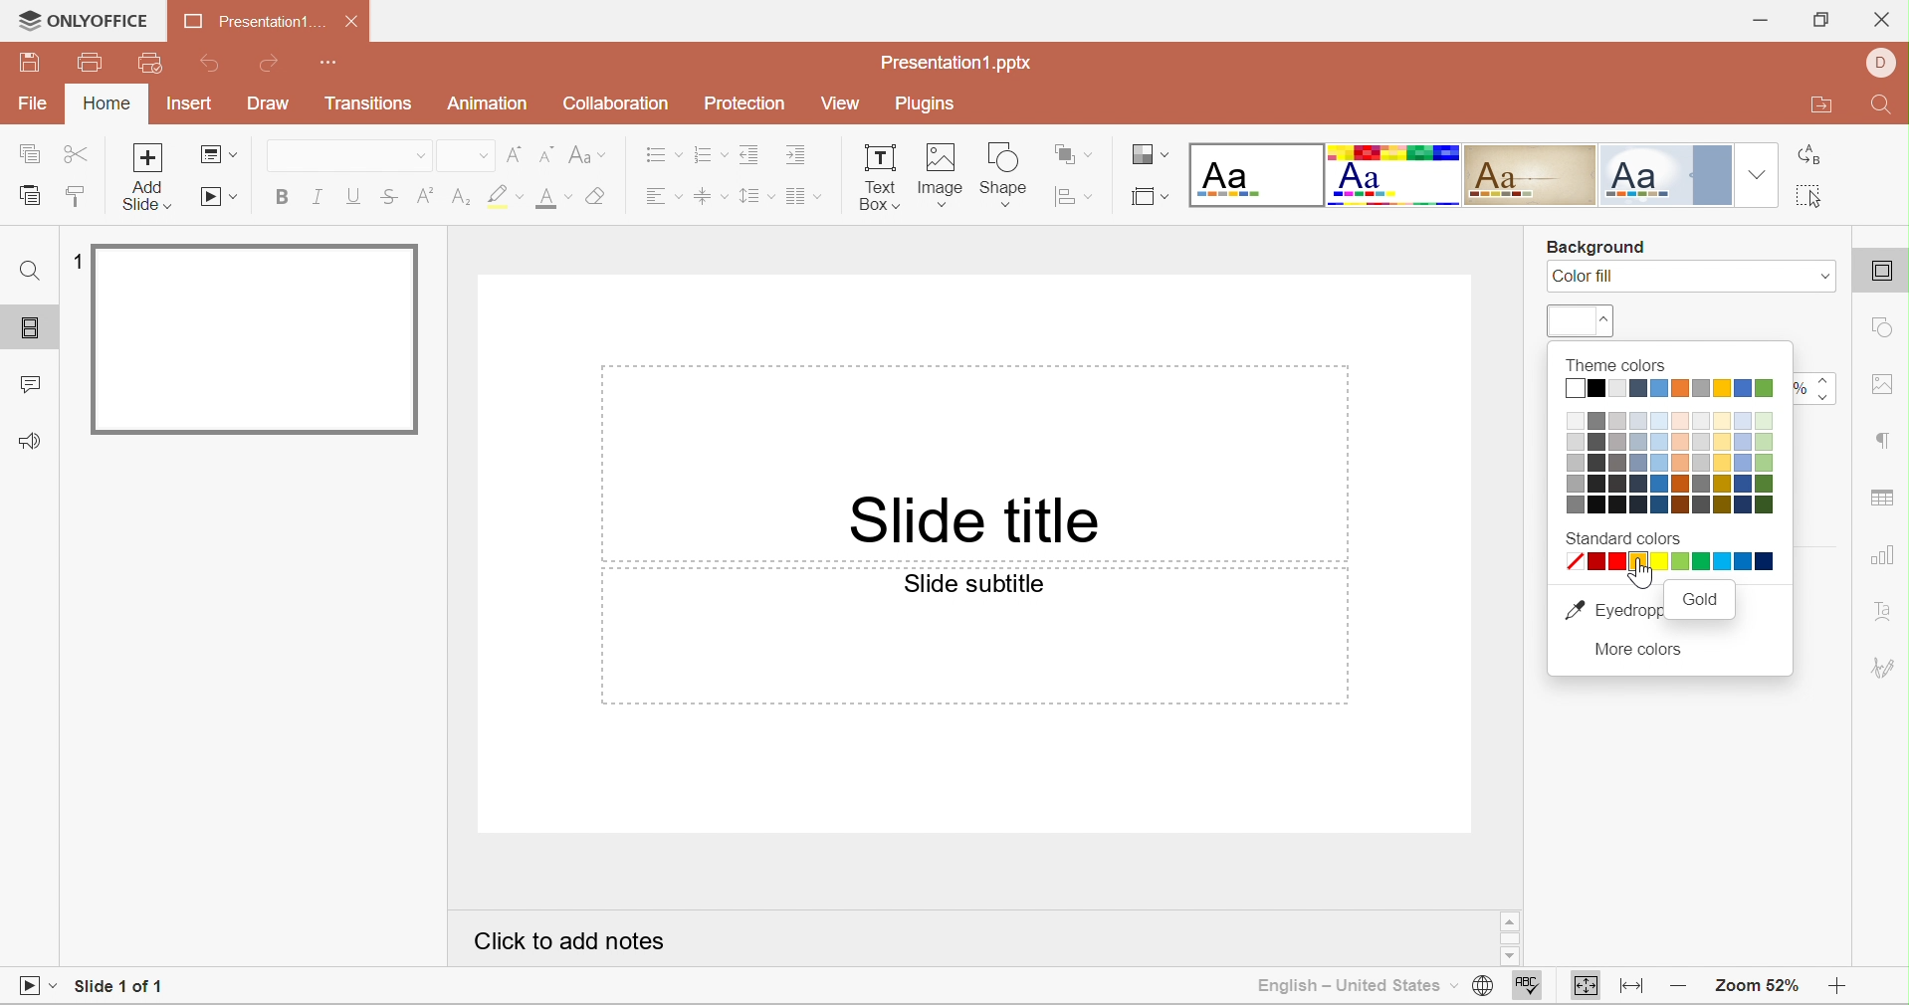  What do you see at coordinates (88, 64) in the screenshot?
I see `Print` at bounding box center [88, 64].